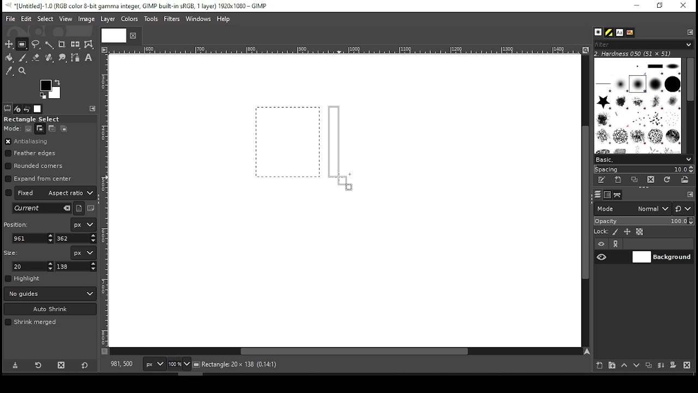  I want to click on new active selection, so click(340, 148).